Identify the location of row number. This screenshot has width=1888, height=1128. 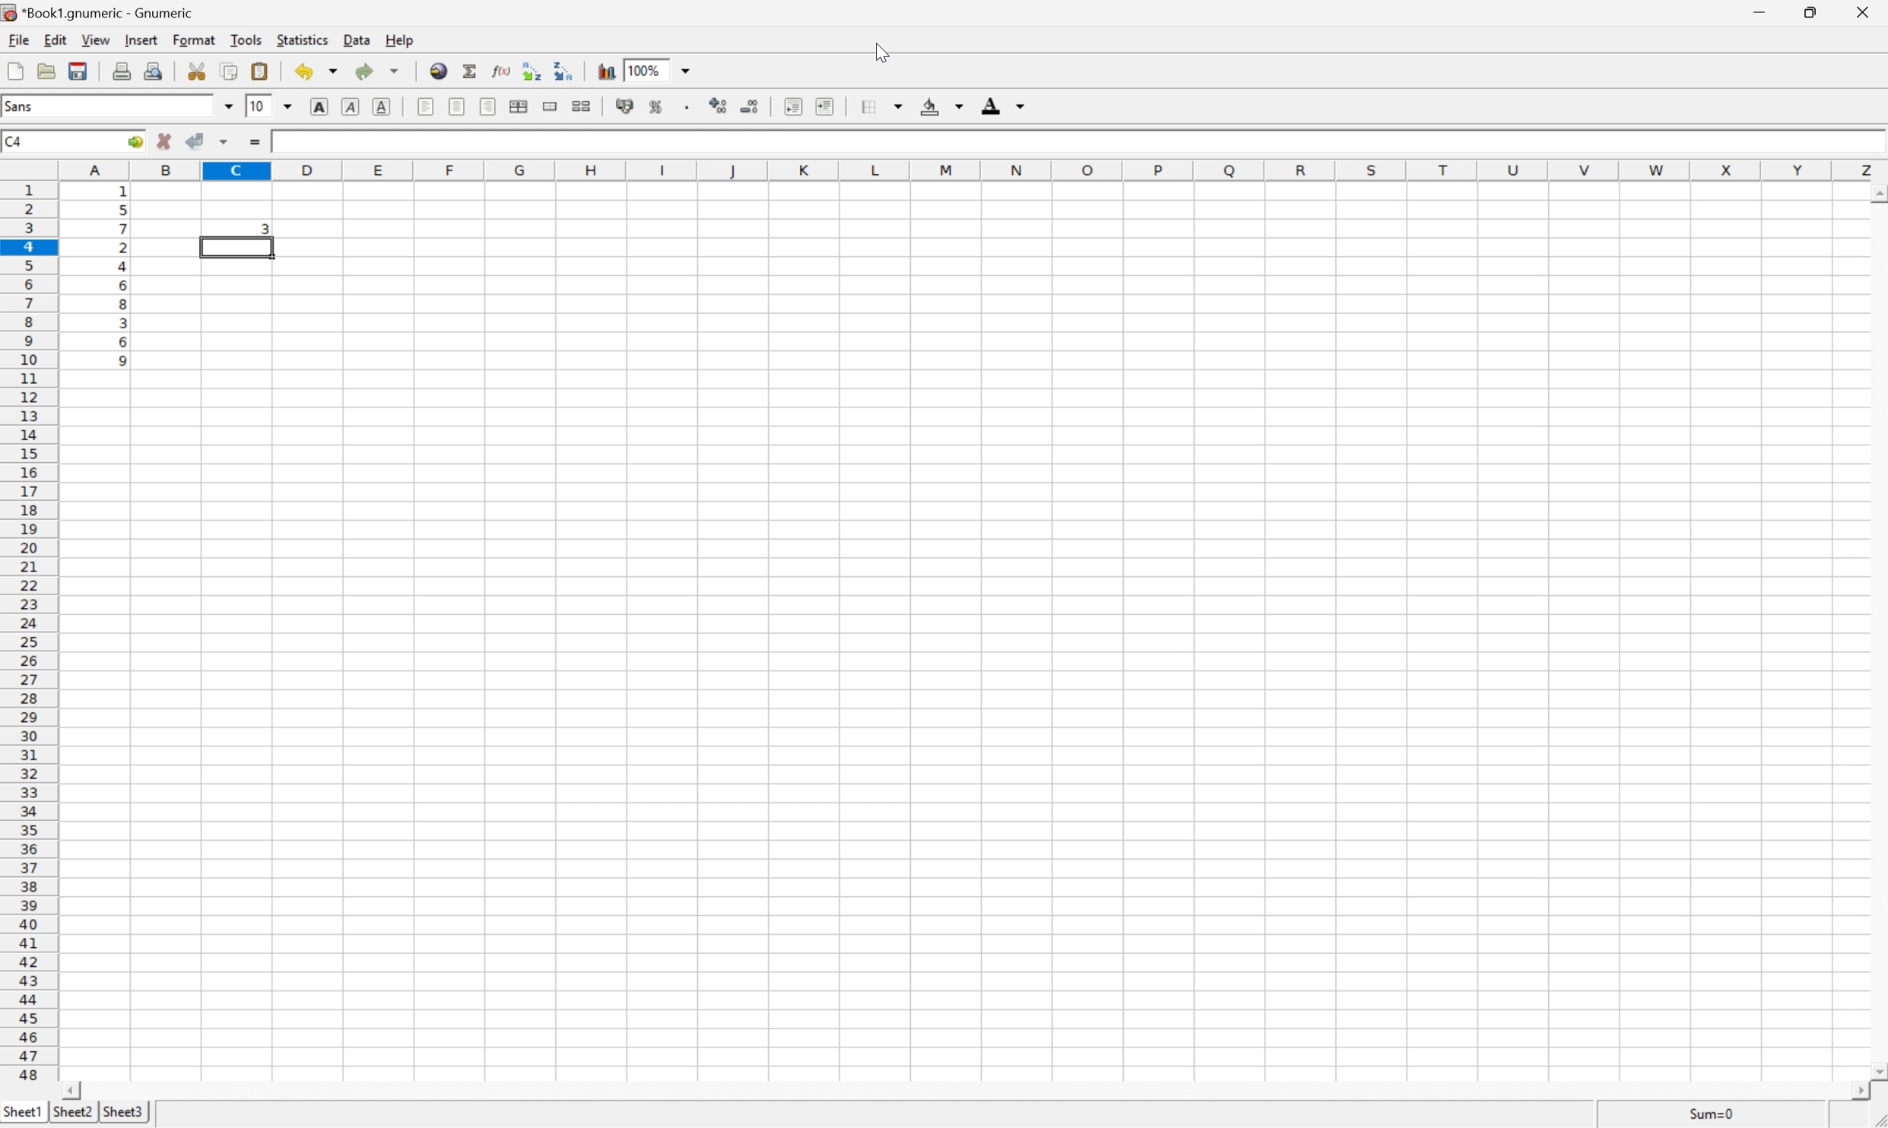
(27, 632).